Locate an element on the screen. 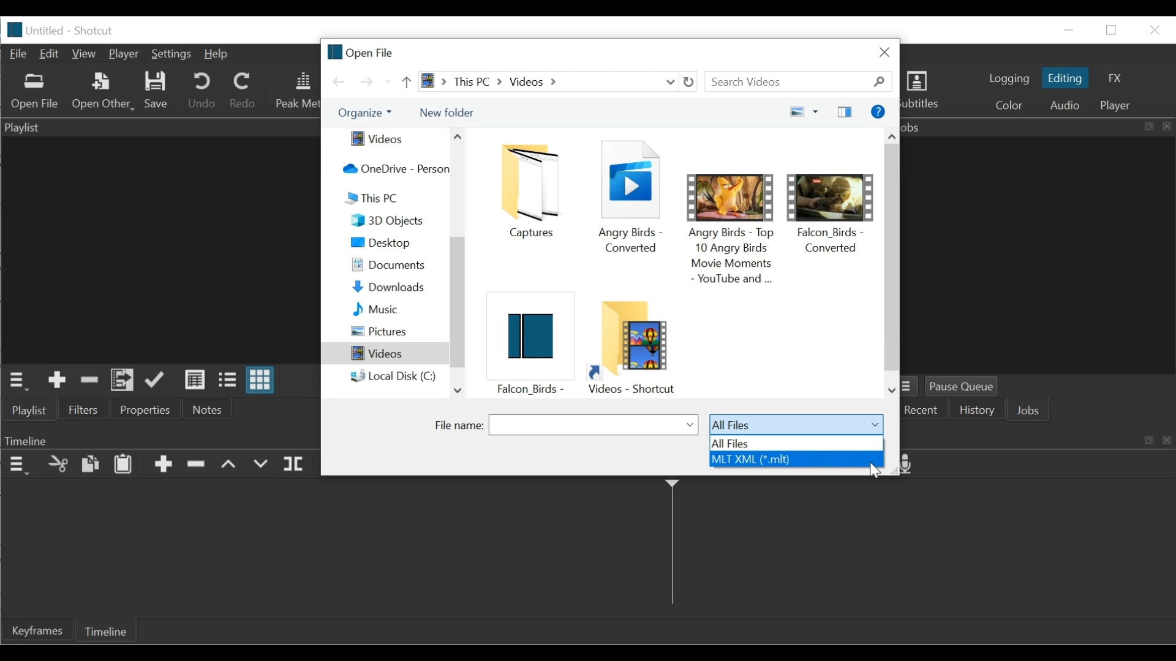 The image size is (1176, 661). File name field is located at coordinates (594, 425).